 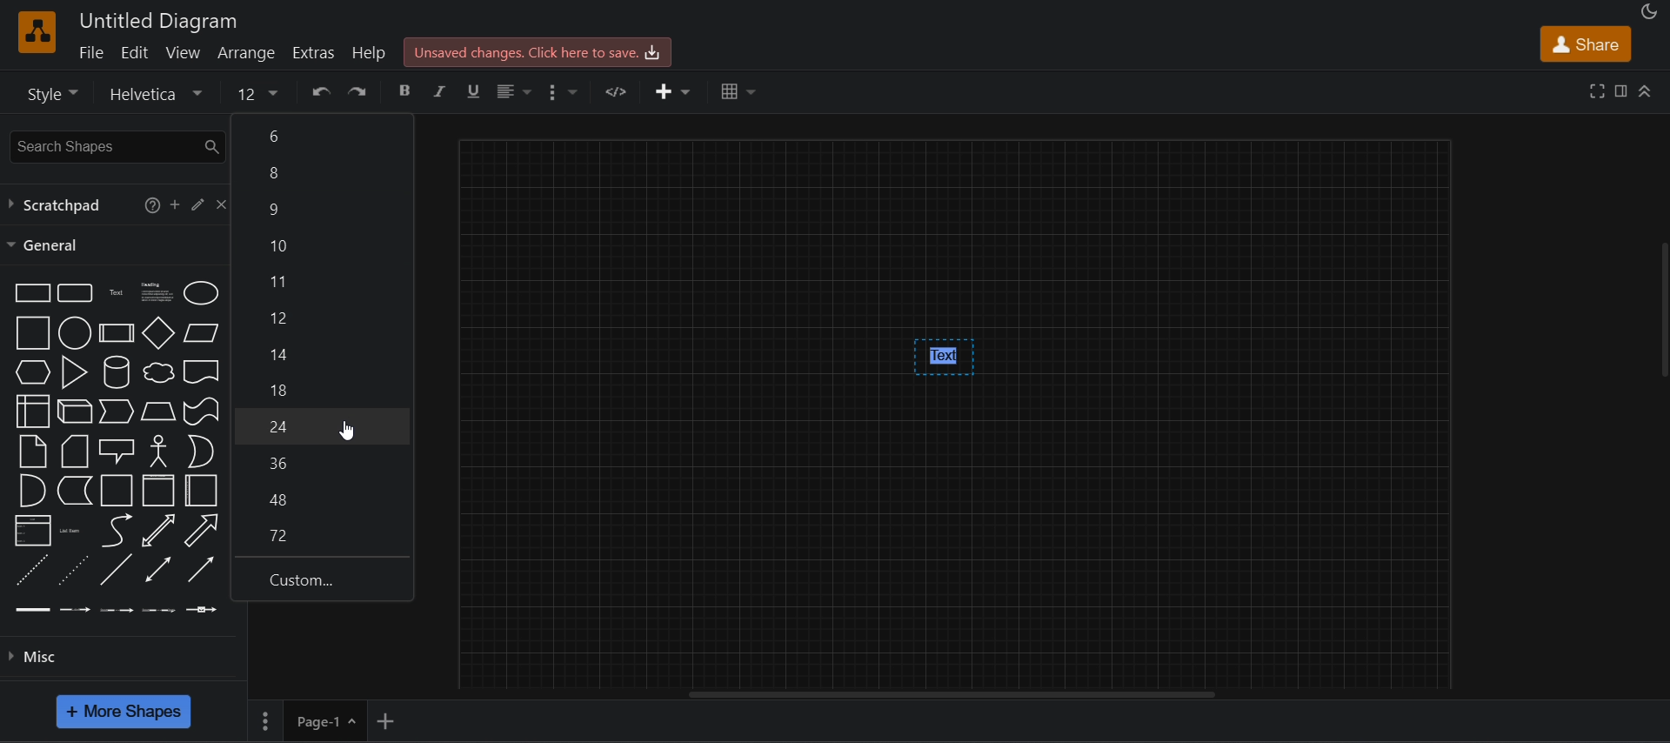 I want to click on collapase/expand, so click(x=1645, y=90).